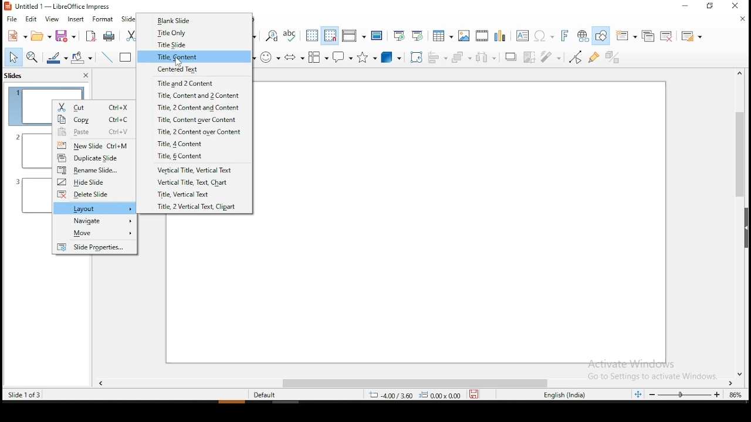  I want to click on arrange, so click(461, 57).